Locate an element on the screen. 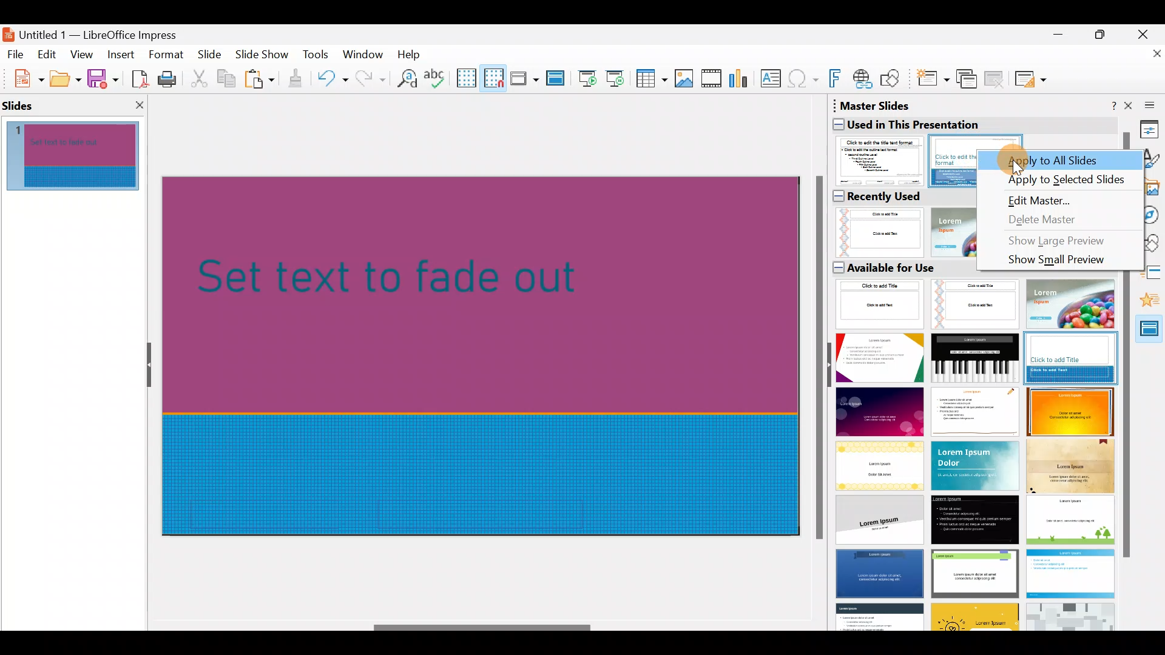 This screenshot has height=655, width=1165. Insert chart is located at coordinates (741, 79).